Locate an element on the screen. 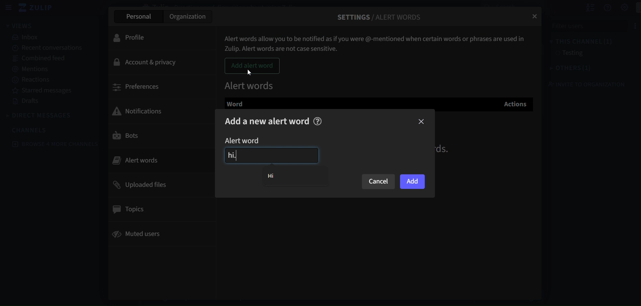  add alert word is located at coordinates (252, 66).